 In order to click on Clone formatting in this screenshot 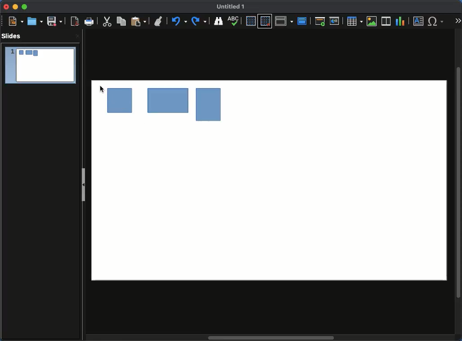, I will do `click(159, 22)`.